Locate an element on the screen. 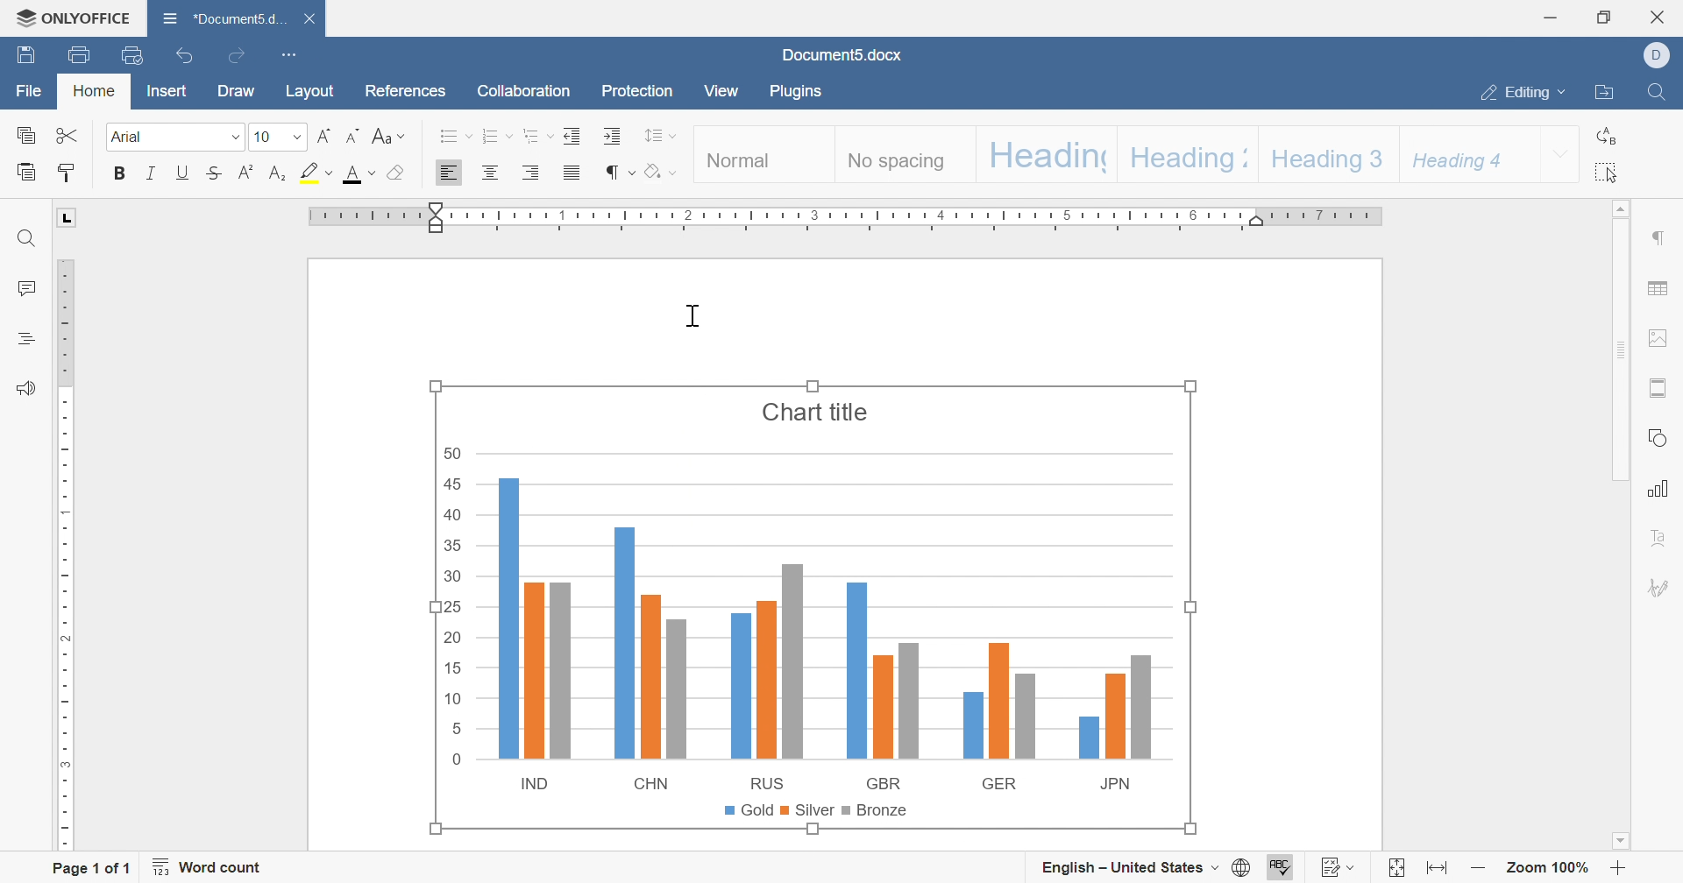 Image resolution: width=1683 pixels, height=883 pixels. file is located at coordinates (29, 91).